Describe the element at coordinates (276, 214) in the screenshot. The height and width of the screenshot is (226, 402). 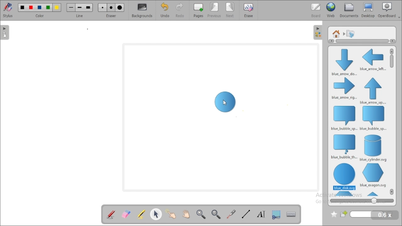
I see `capture part of the screen` at that location.